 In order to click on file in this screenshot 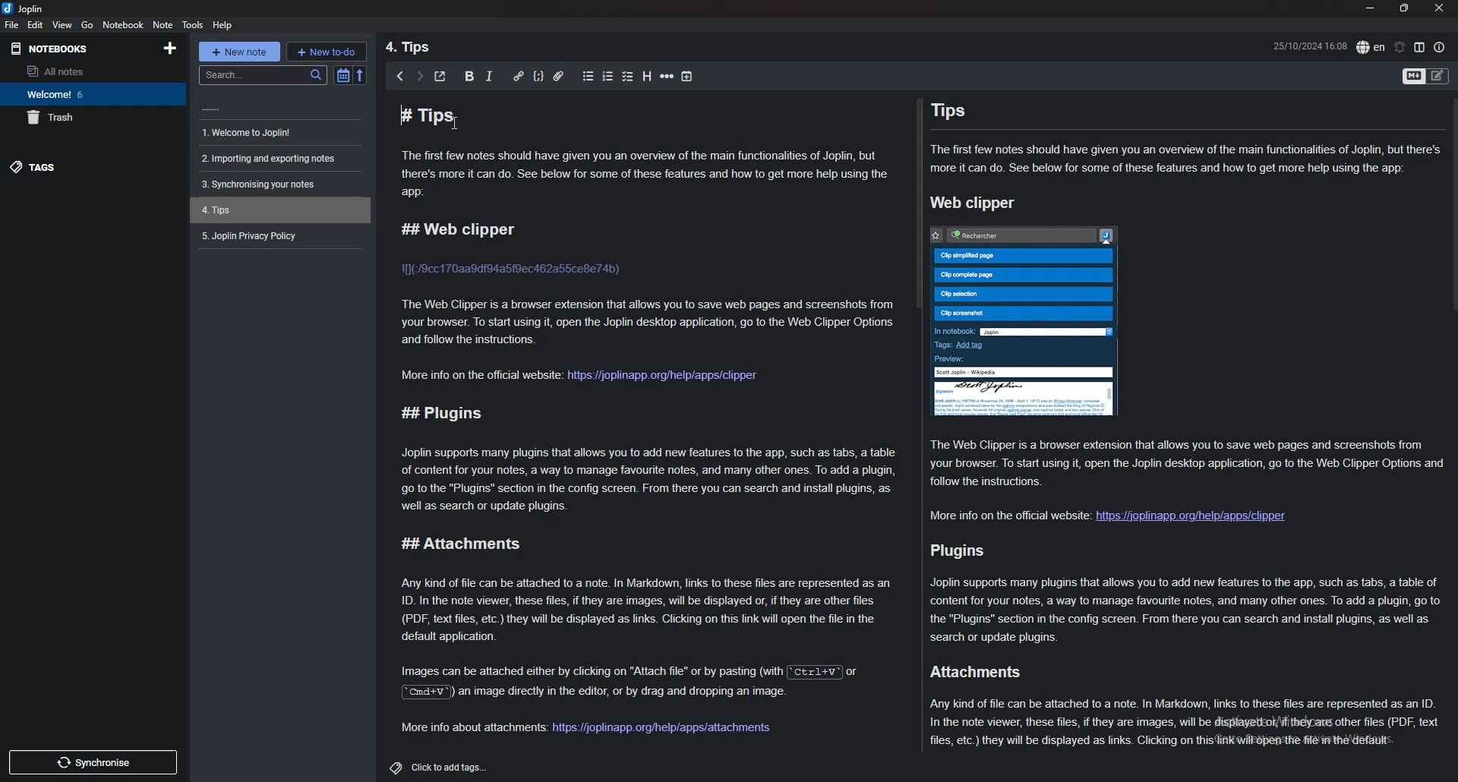, I will do `click(12, 25)`.